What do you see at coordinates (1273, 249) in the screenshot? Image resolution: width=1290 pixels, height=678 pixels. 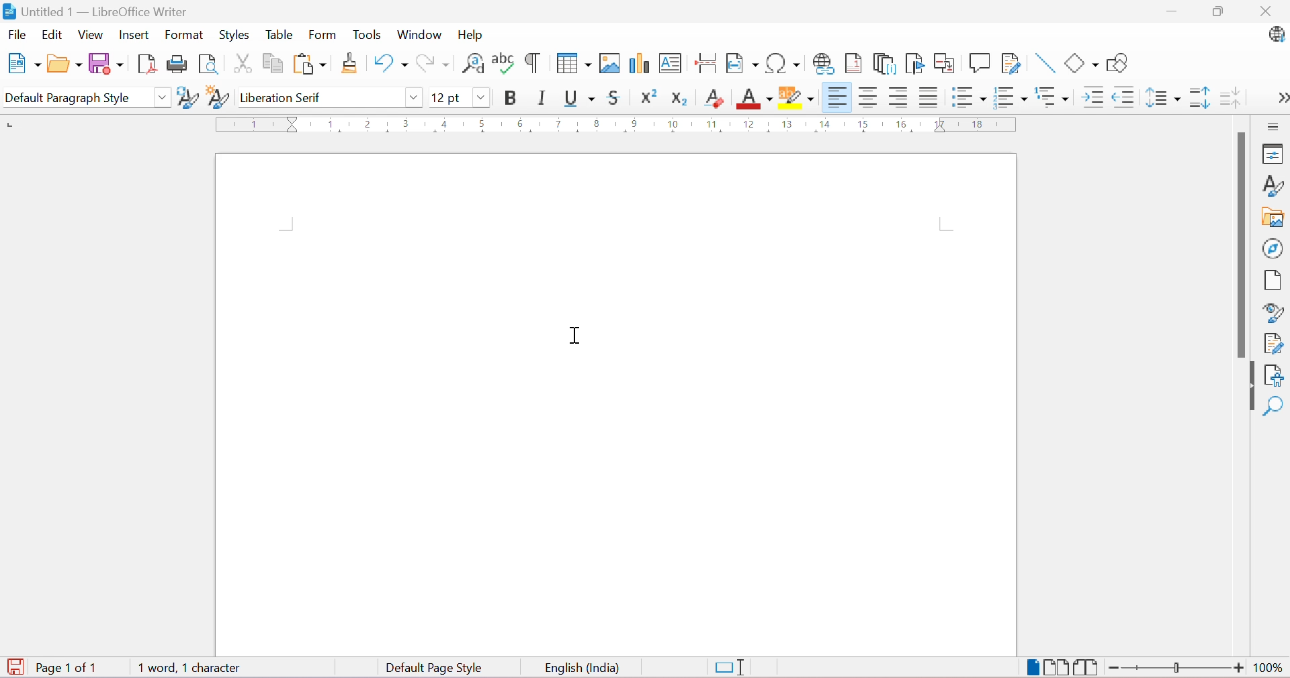 I see `Navigator` at bounding box center [1273, 249].